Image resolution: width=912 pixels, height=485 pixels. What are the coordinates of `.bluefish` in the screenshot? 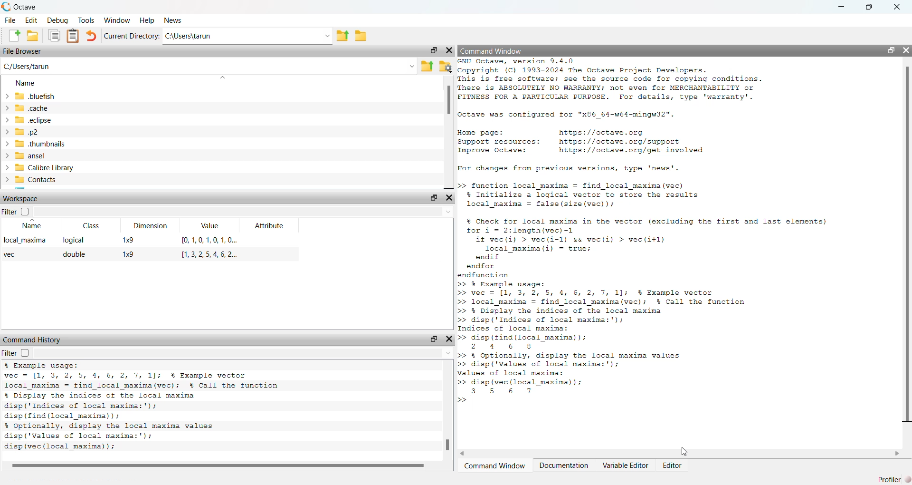 It's located at (38, 96).